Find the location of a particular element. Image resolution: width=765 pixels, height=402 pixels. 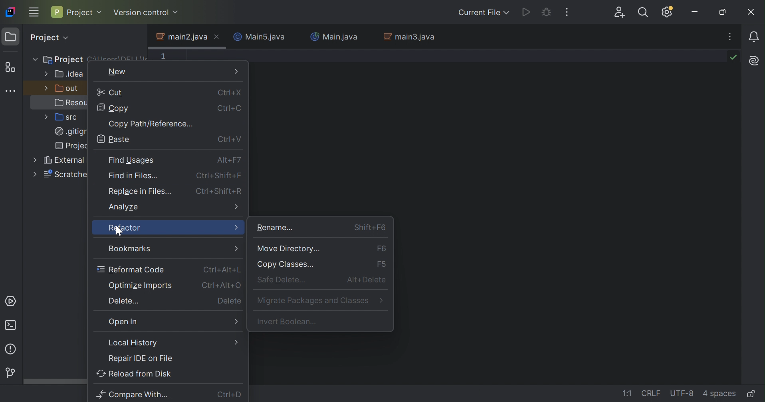

More is located at coordinates (235, 227).